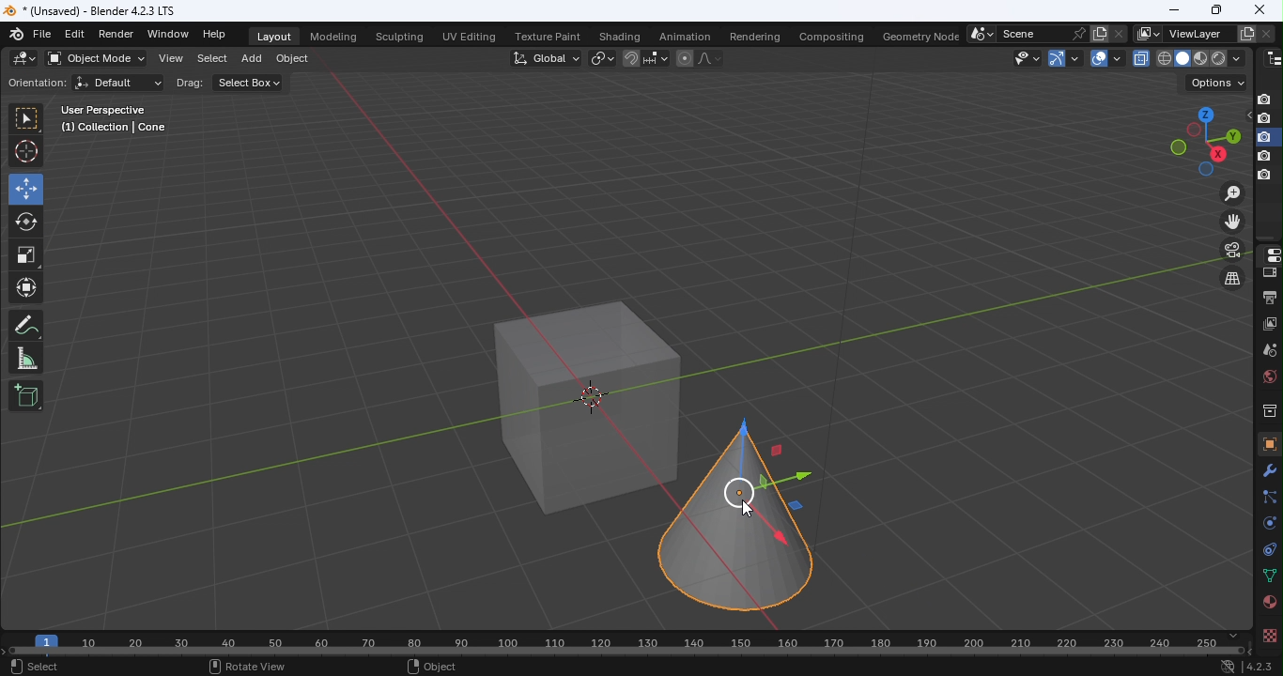  Describe the element at coordinates (1181, 58) in the screenshot. I see `viewpoint shader: solid` at that location.